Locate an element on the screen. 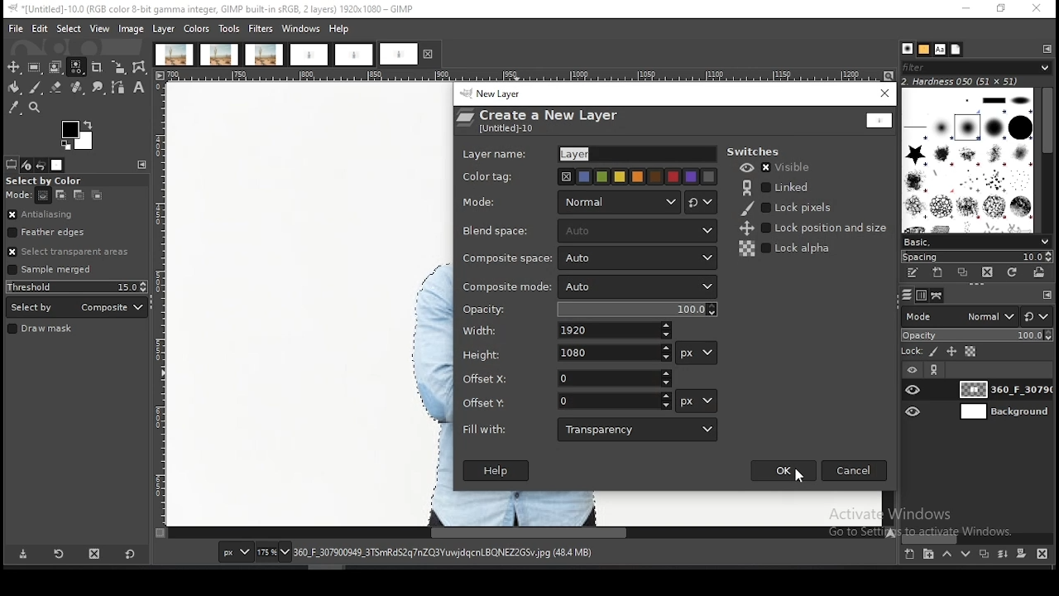 Image resolution: width=1059 pixels, height=596 pixels. 360_F_307900949_3TSmRdS2q7nZQ3YuwjdqcnLBQNEZ2GSv.jpg (48.4 mb) is located at coordinates (443, 553).